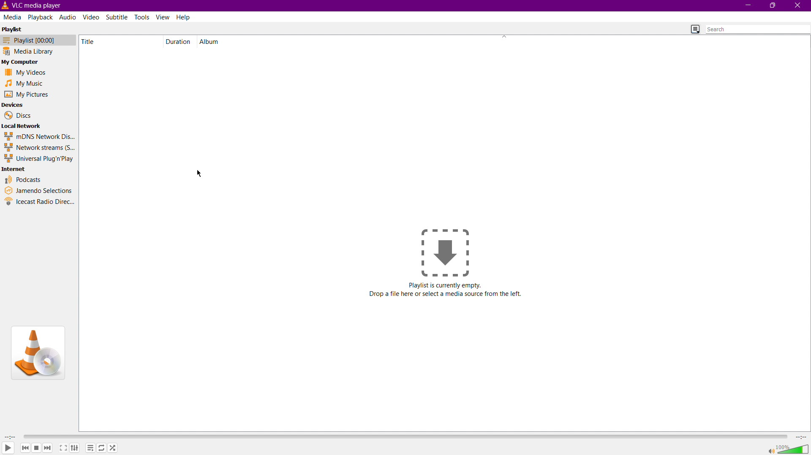 The height and width of the screenshot is (455, 811). I want to click on My Pictures, so click(26, 95).